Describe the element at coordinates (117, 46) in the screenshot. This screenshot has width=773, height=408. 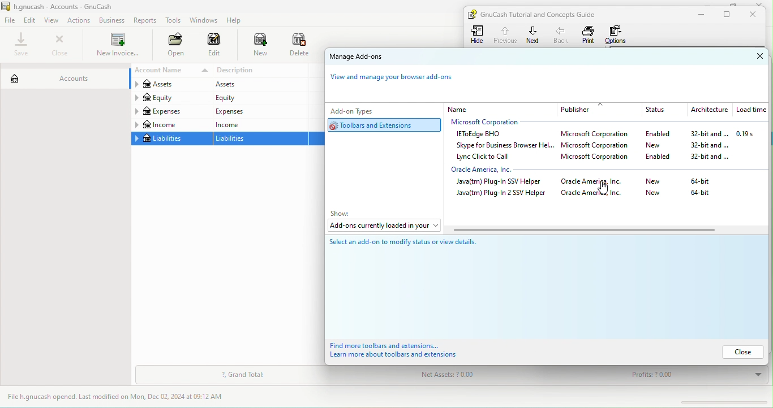
I see `new invoice` at that location.